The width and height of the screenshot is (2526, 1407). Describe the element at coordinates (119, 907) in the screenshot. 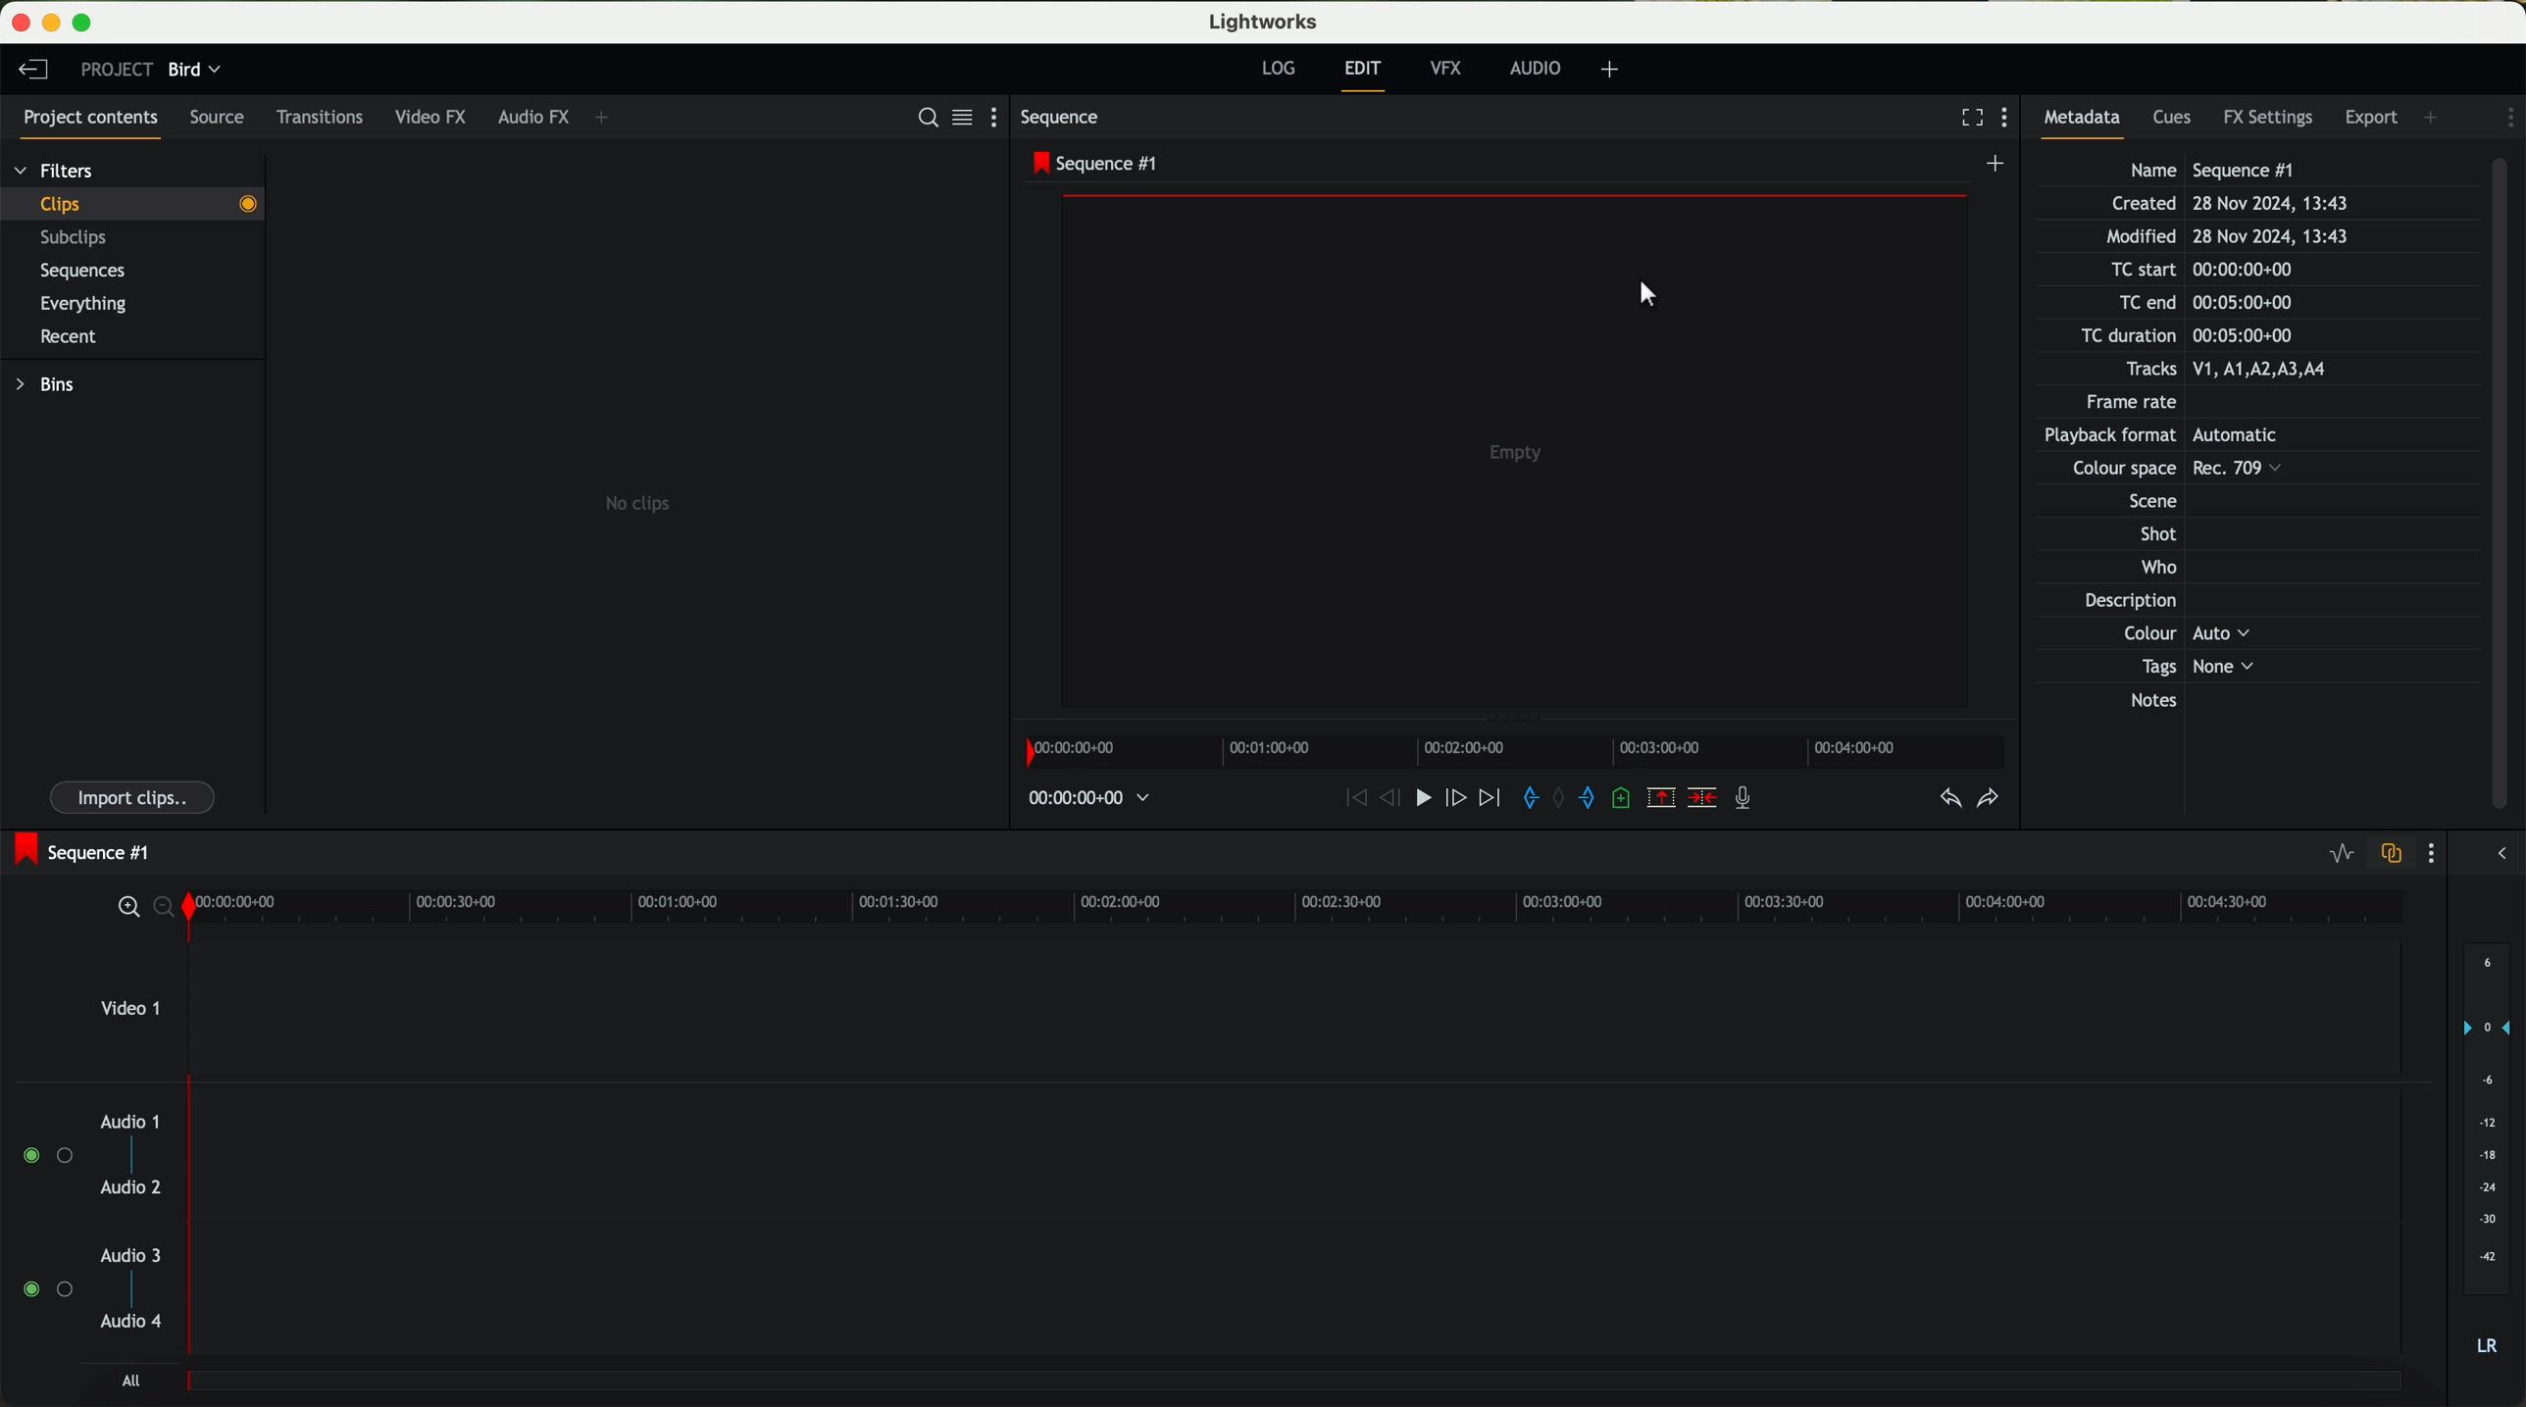

I see `zoom in` at that location.